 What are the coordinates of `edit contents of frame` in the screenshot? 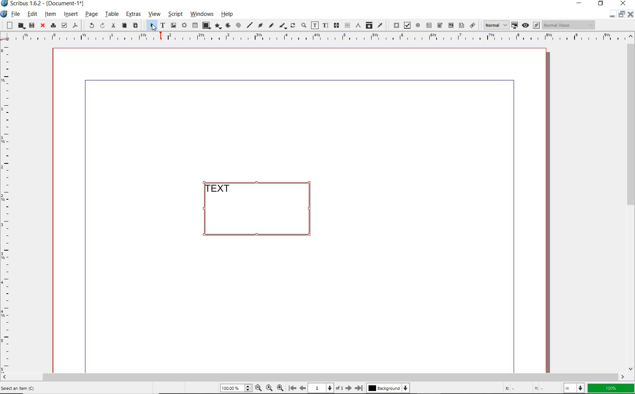 It's located at (314, 26).